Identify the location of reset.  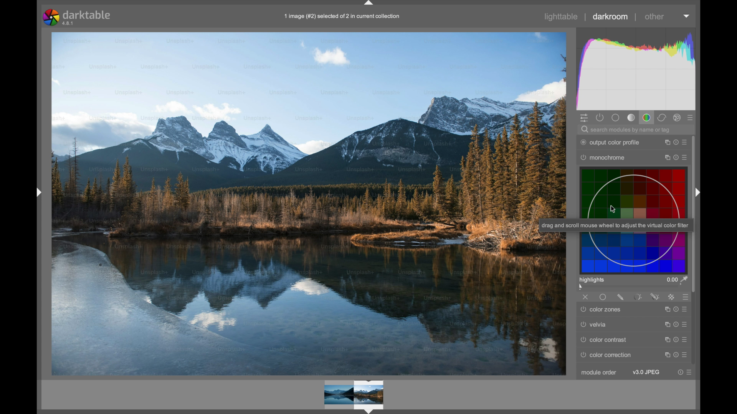
(676, 339).